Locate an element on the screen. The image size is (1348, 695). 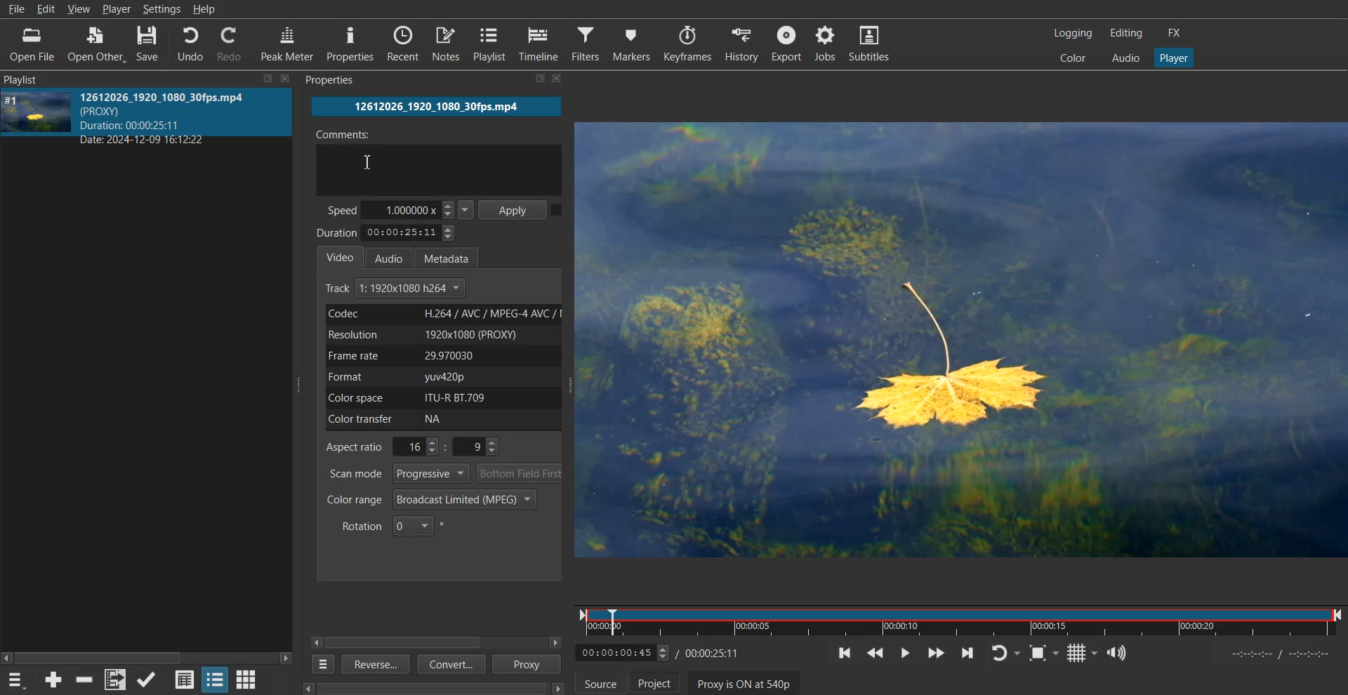
Skip to the previous point is located at coordinates (845, 653).